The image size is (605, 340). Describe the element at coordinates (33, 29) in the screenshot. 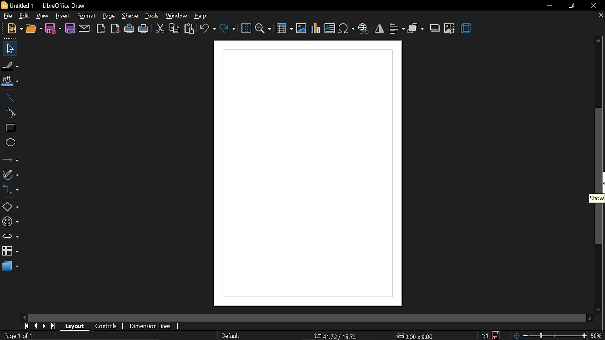

I see `open` at that location.